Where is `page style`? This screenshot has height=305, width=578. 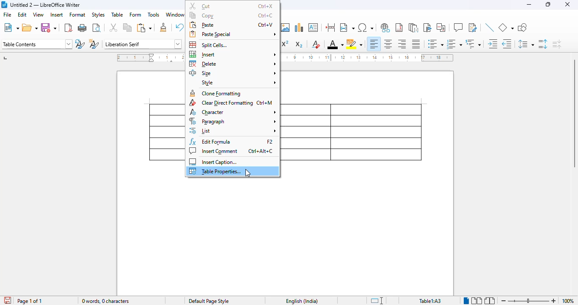
page style is located at coordinates (209, 301).